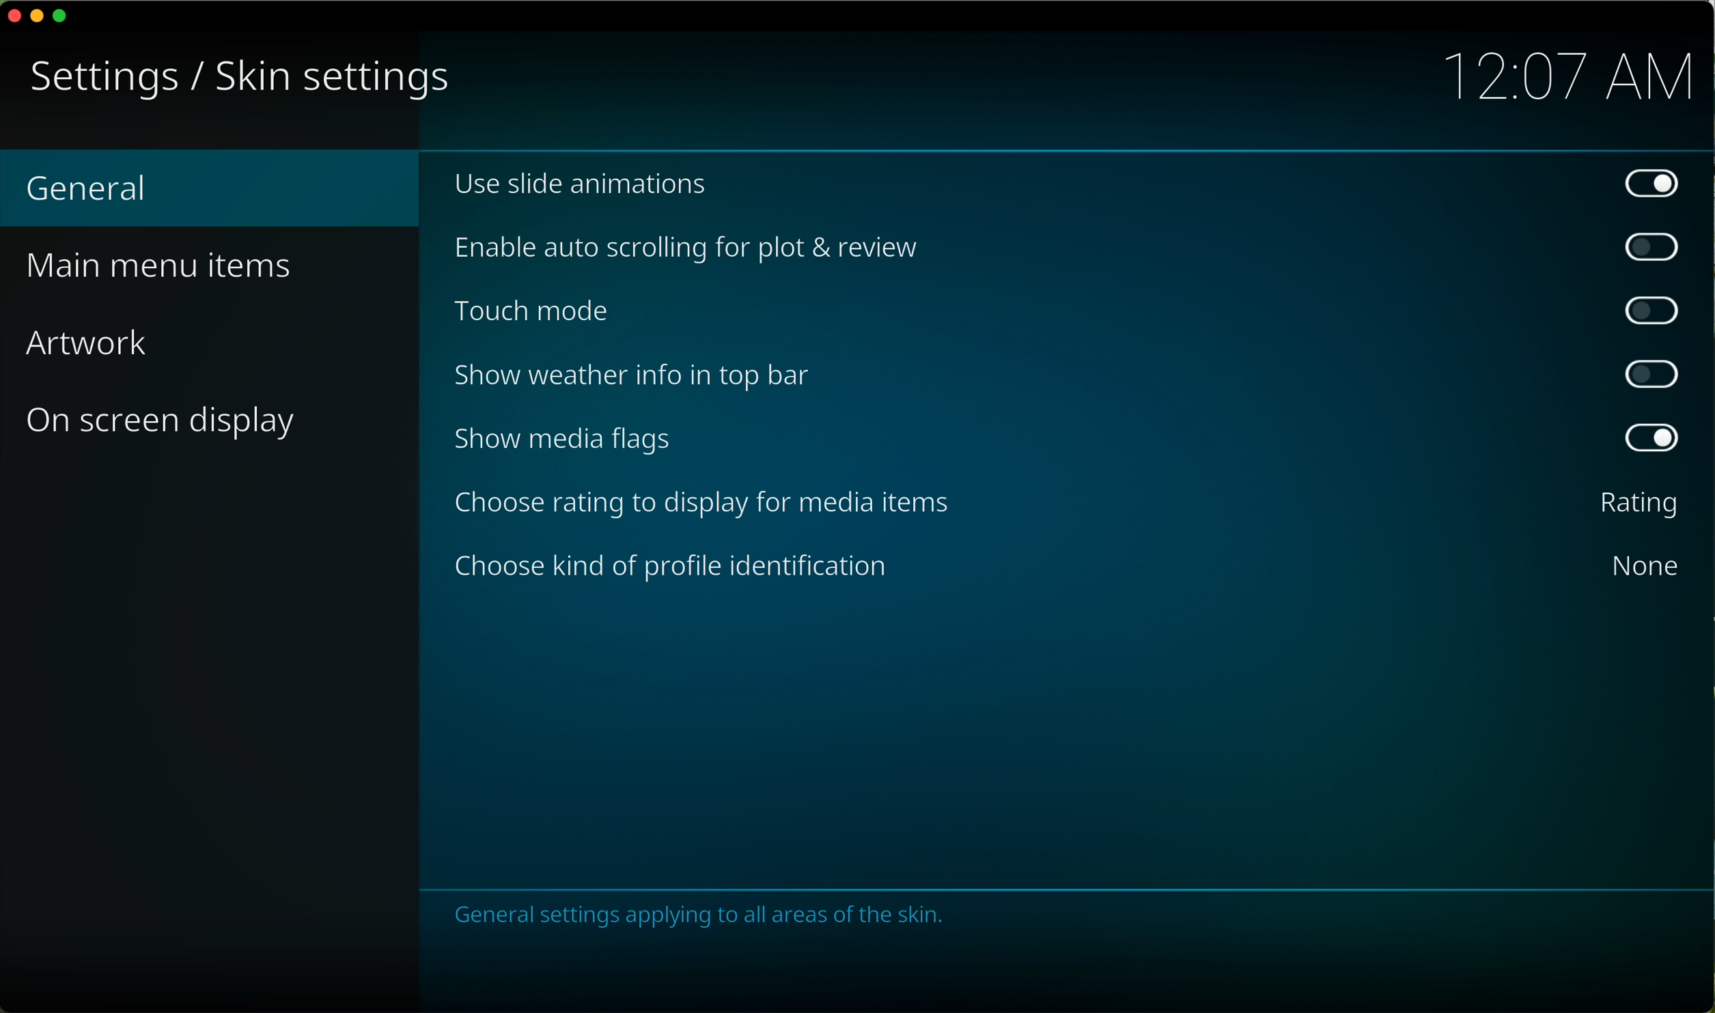 This screenshot has width=1715, height=1013. What do you see at coordinates (1064, 248) in the screenshot?
I see `enable auto scrolling for plot and review` at bounding box center [1064, 248].